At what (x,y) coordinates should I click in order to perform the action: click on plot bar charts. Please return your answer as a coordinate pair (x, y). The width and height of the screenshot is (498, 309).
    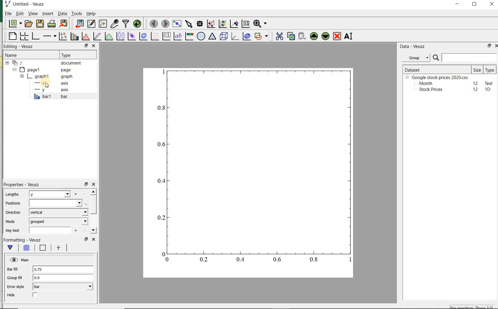
    Looking at the image, I should click on (74, 37).